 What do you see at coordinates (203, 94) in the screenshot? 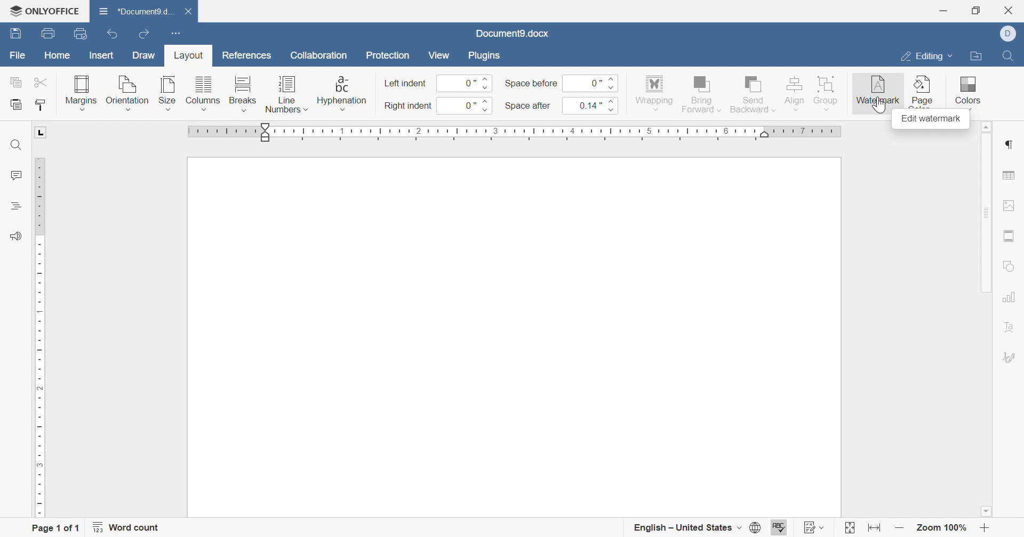
I see `columns` at bounding box center [203, 94].